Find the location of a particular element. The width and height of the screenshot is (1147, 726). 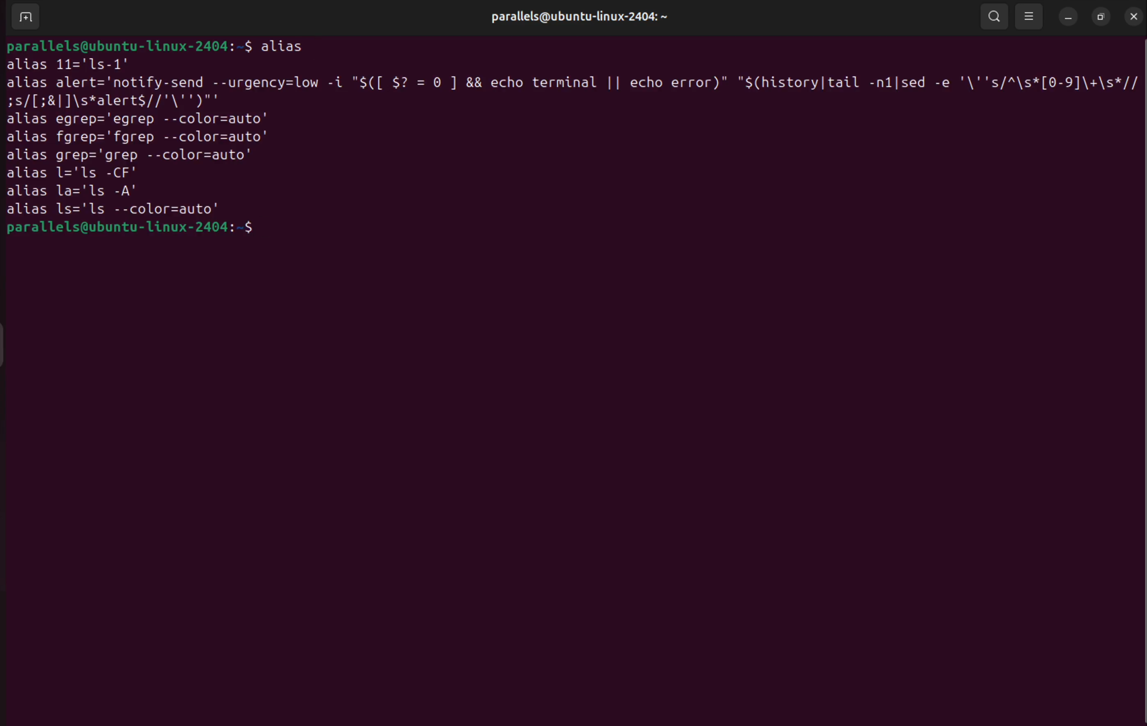

bash prompt is located at coordinates (140, 231).